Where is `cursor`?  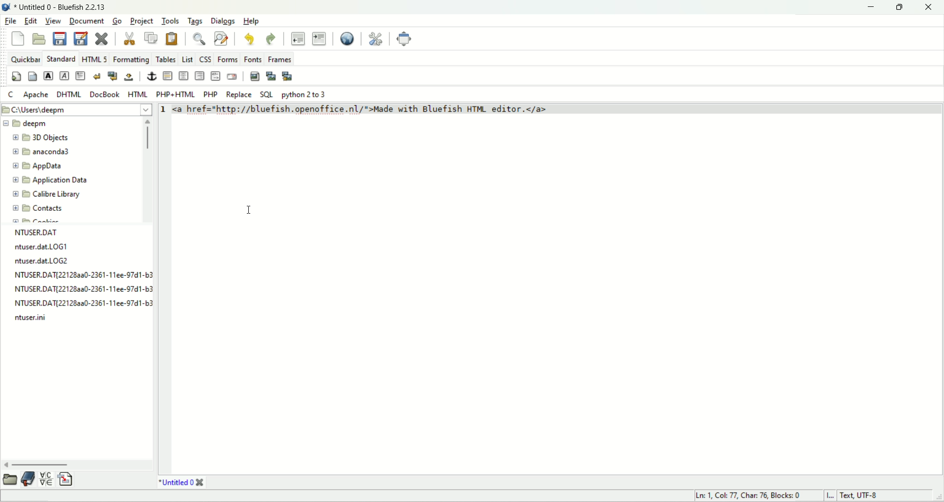 cursor is located at coordinates (247, 211).